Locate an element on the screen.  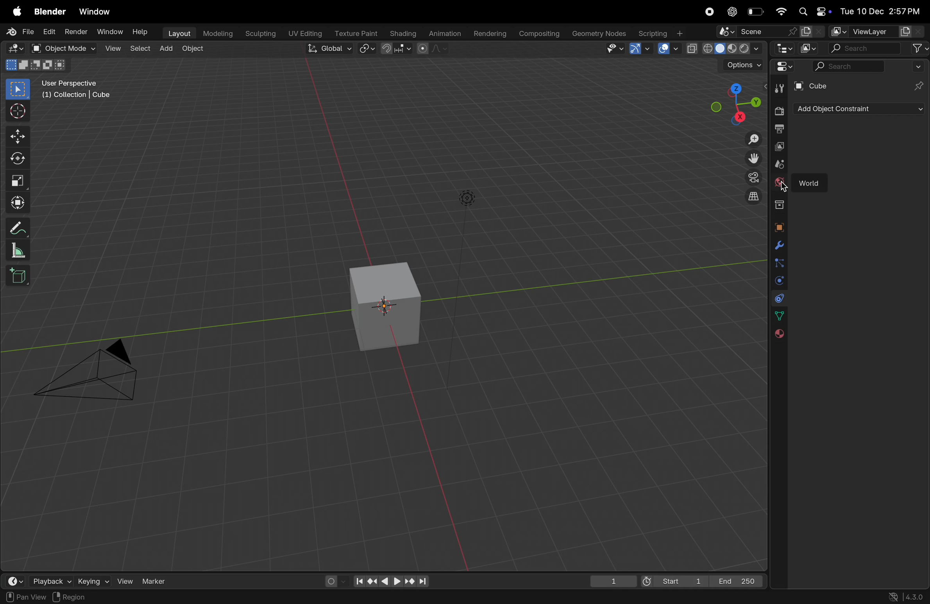
pin is located at coordinates (917, 85).